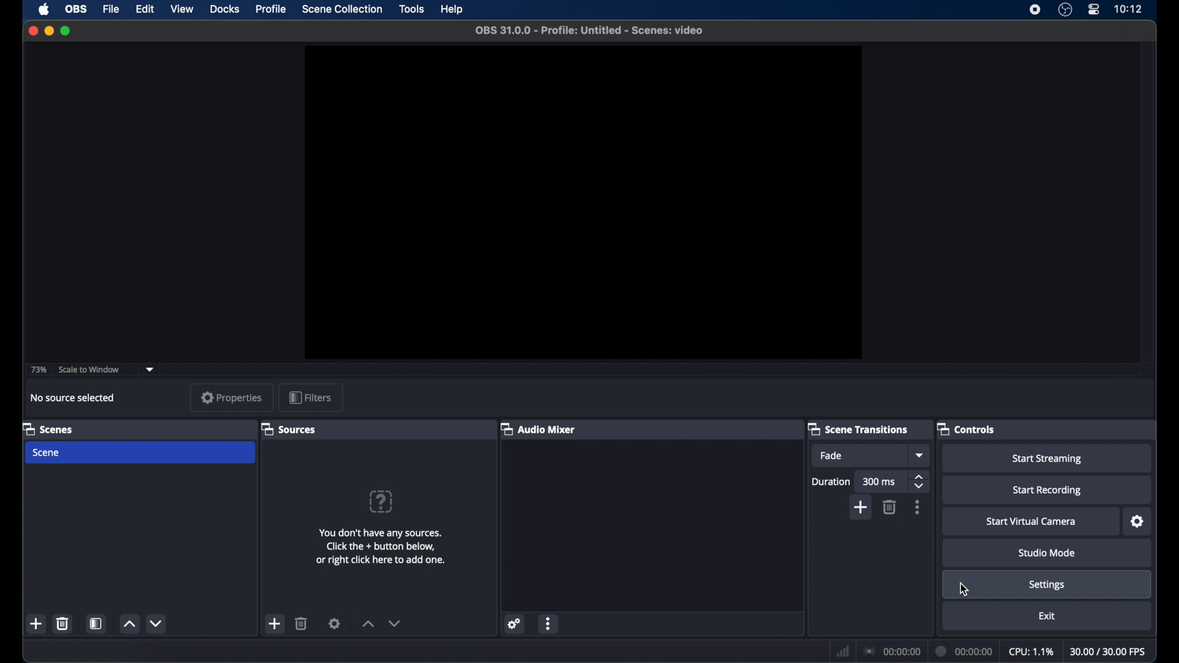  I want to click on settings, so click(335, 623).